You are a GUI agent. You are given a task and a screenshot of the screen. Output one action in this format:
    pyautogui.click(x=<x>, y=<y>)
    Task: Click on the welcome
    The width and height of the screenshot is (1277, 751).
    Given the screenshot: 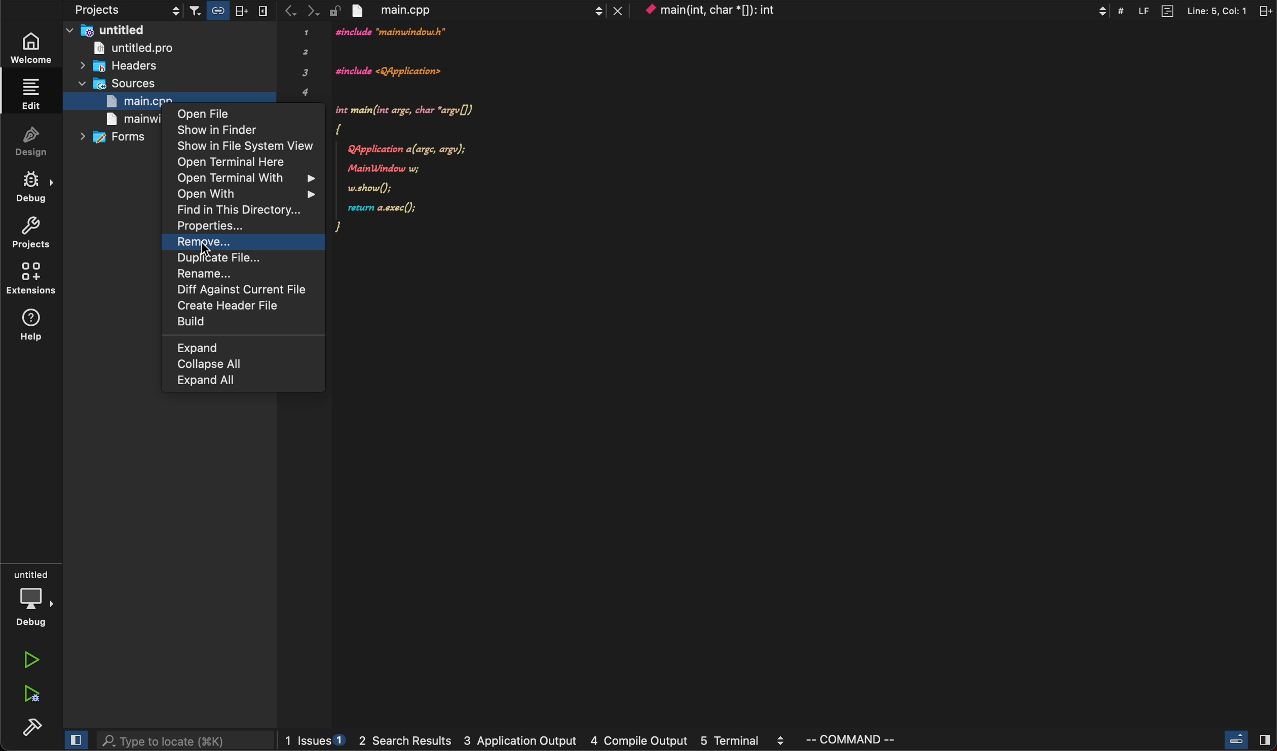 What is the action you would take?
    pyautogui.click(x=32, y=46)
    